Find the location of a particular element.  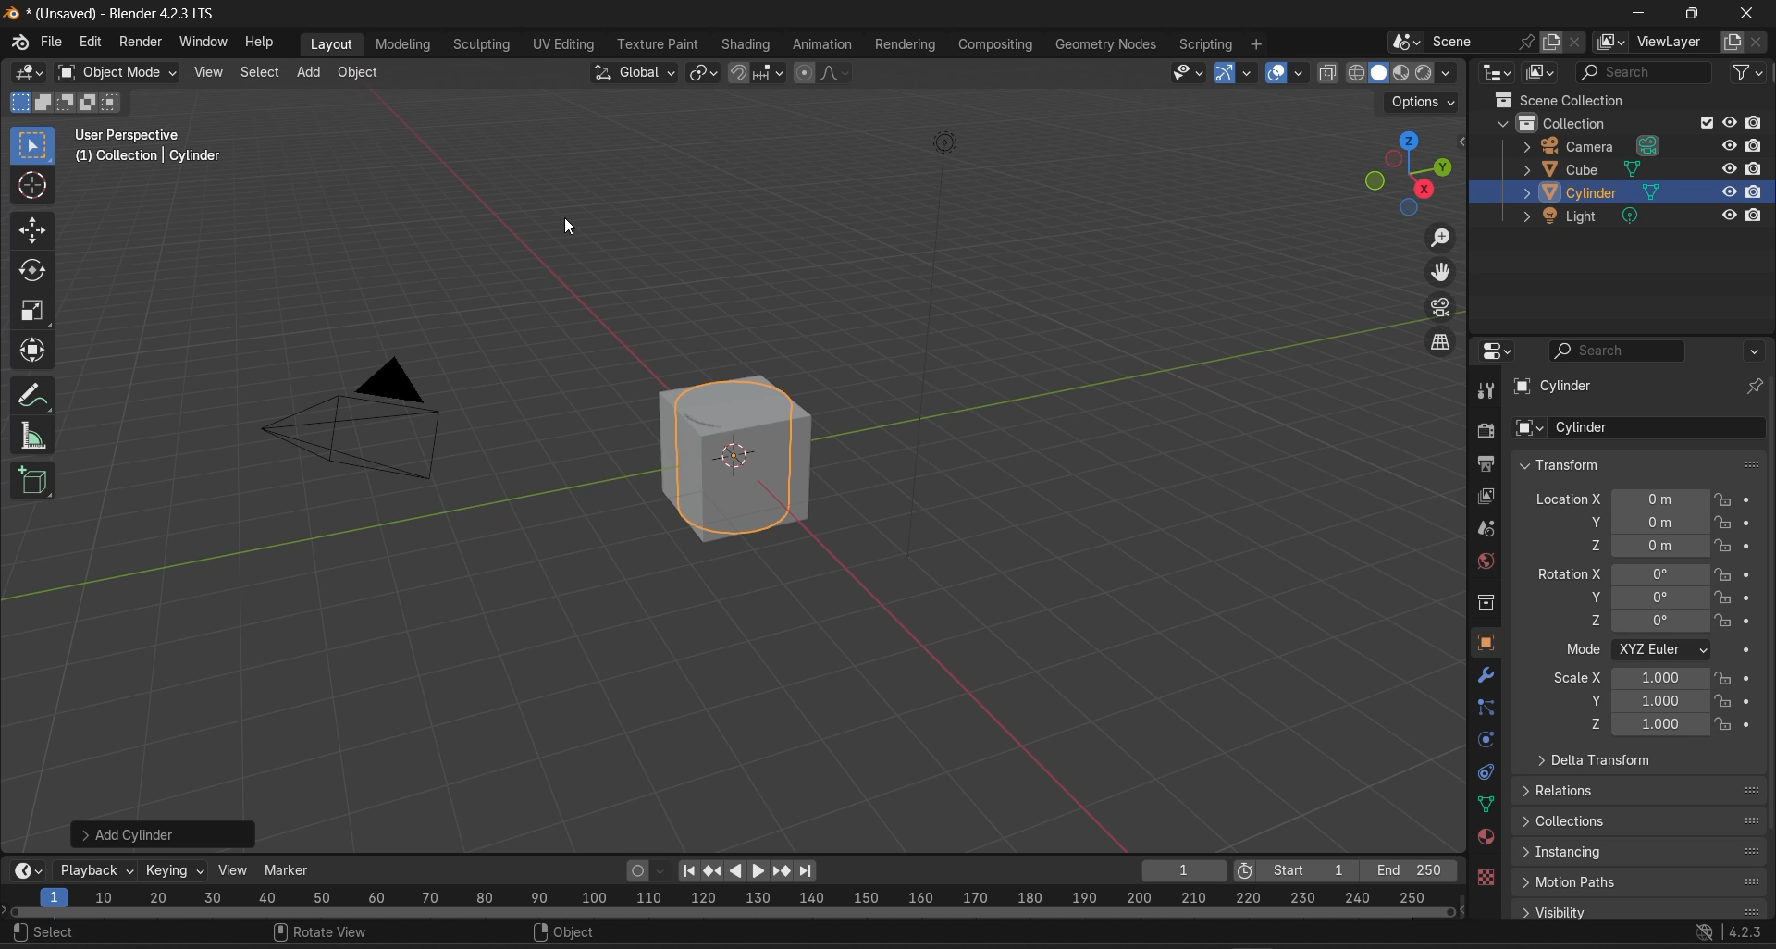

particles is located at coordinates (1488, 708).